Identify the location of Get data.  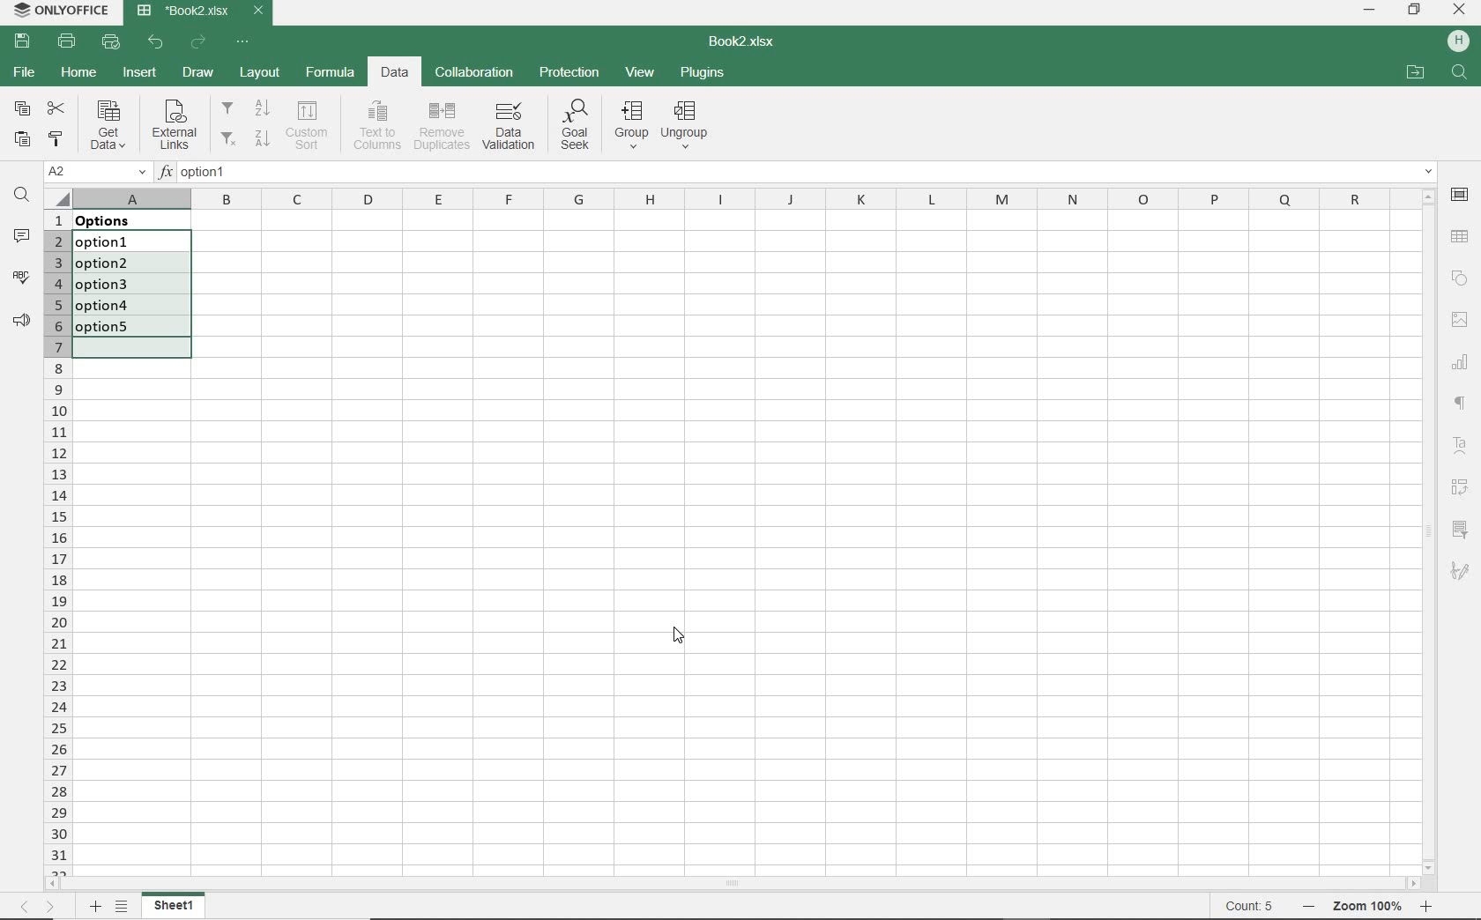
(106, 124).